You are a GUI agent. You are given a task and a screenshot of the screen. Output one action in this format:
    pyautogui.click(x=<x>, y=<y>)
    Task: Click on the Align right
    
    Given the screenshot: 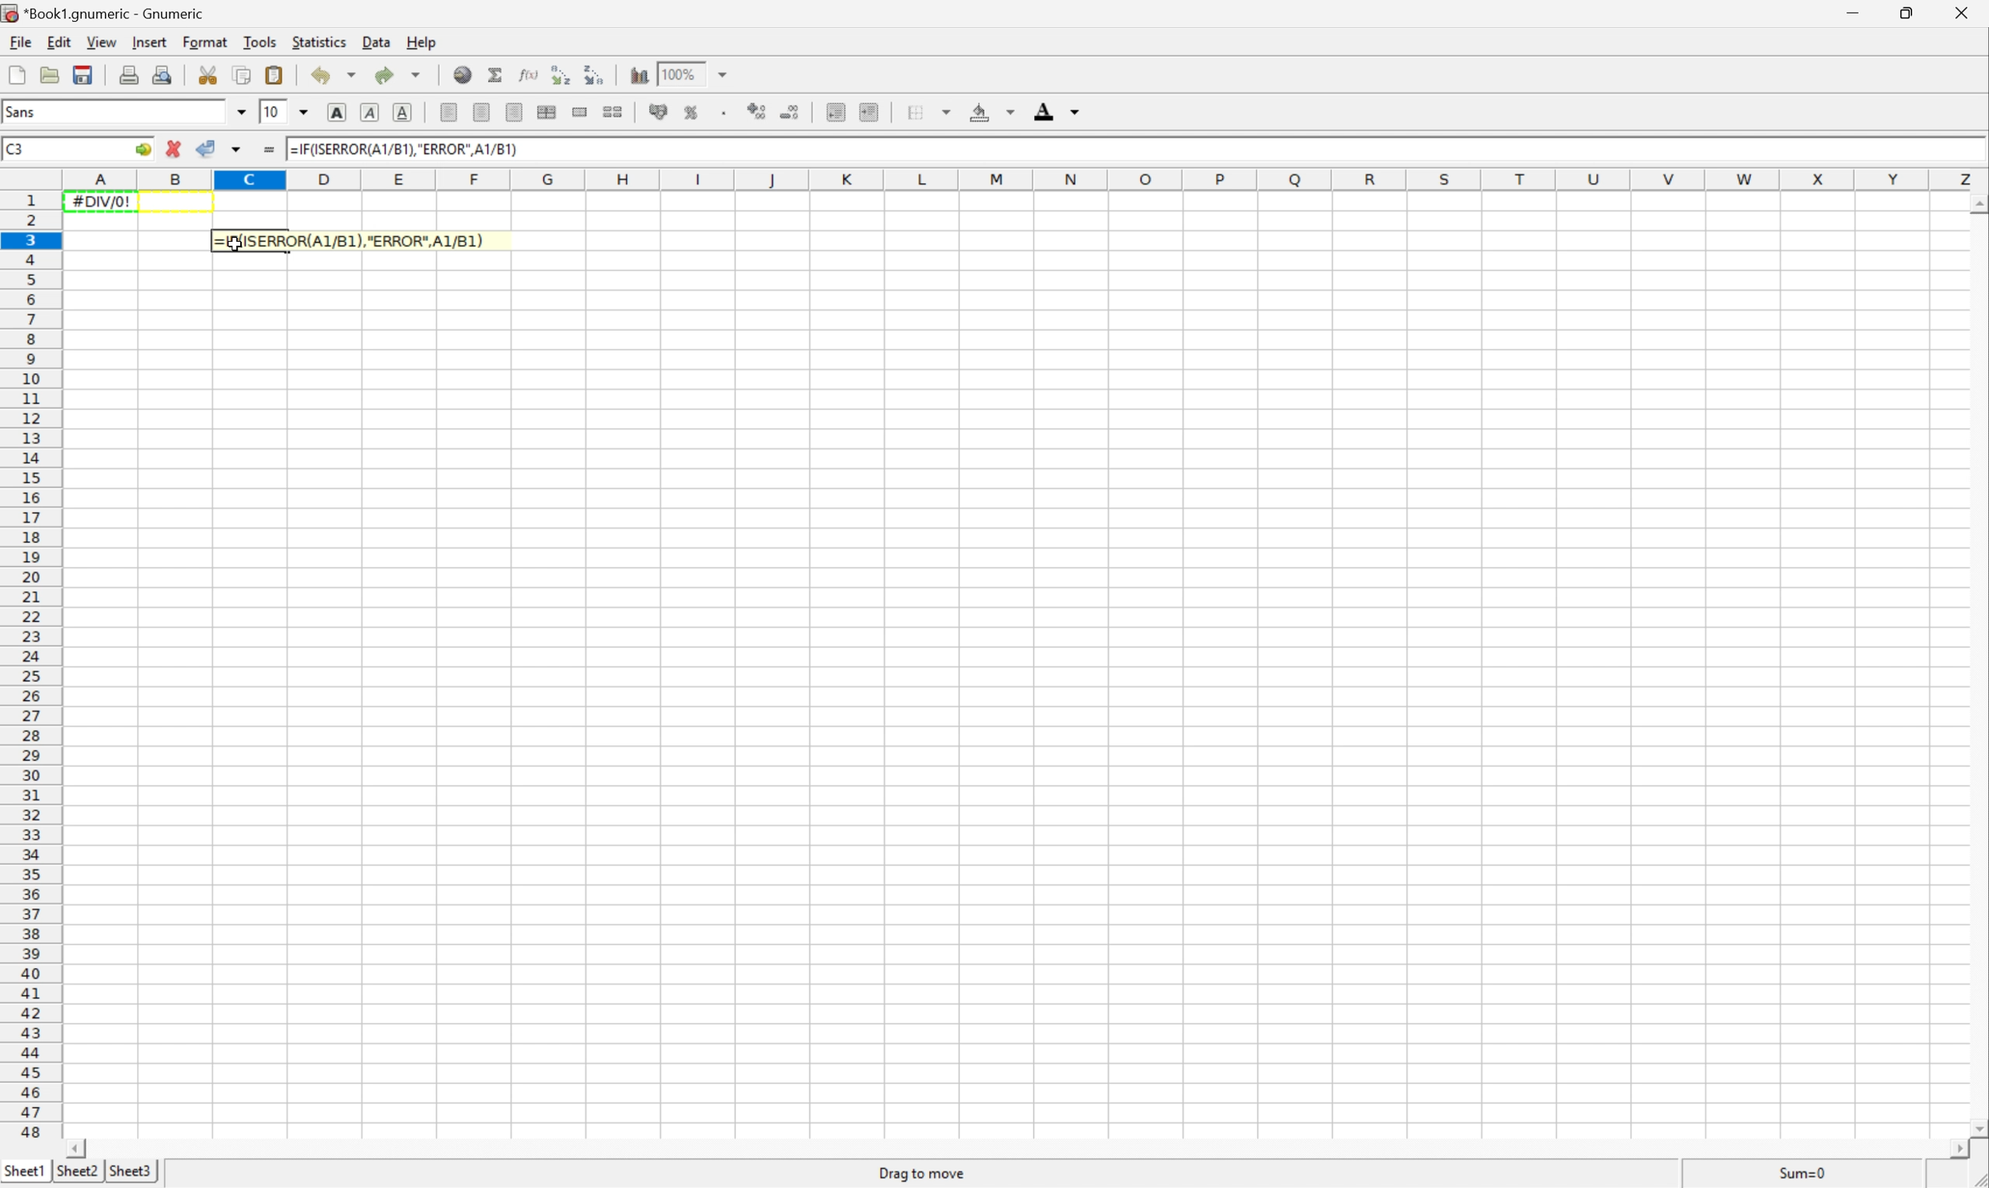 What is the action you would take?
    pyautogui.click(x=517, y=112)
    